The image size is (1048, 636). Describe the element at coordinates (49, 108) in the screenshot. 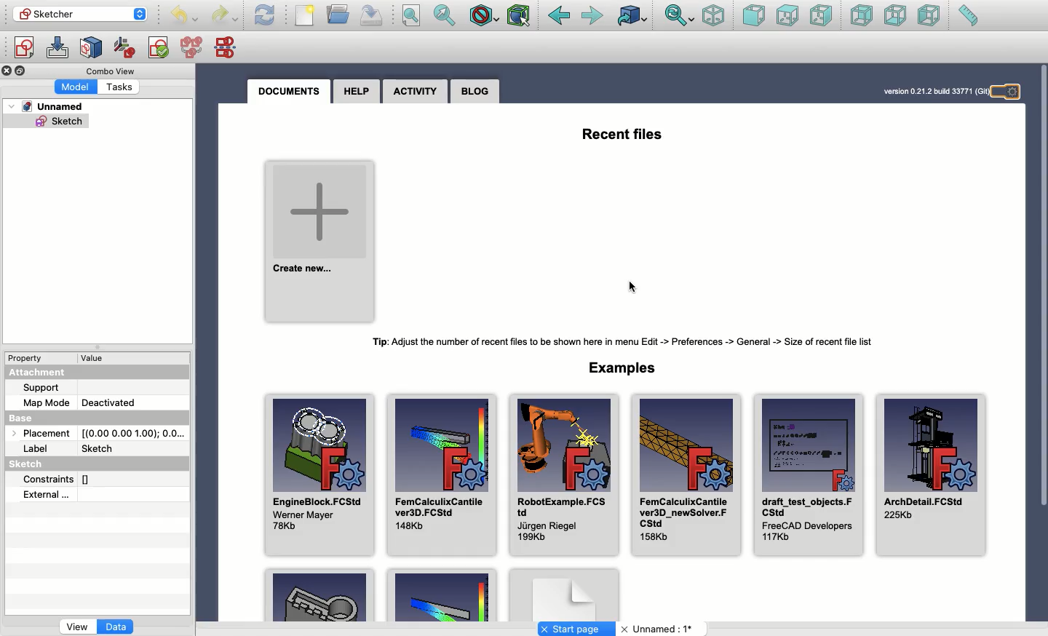

I see `Unnamed` at that location.